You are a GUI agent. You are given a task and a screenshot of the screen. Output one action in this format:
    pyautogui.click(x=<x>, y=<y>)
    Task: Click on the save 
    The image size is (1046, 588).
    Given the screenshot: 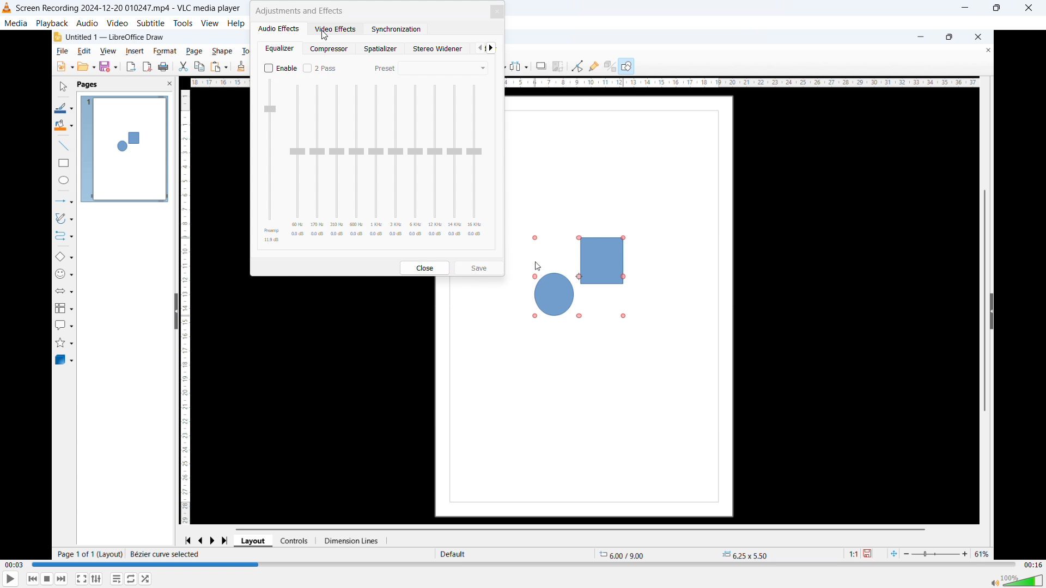 What is the action you would take?
    pyautogui.click(x=480, y=267)
    